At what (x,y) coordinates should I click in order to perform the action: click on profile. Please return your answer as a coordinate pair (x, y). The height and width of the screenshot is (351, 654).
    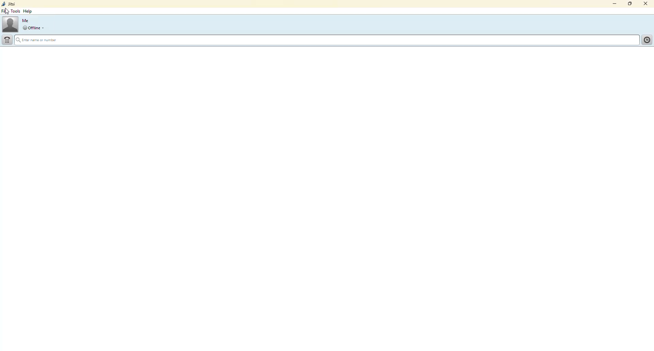
    Looking at the image, I should click on (11, 24).